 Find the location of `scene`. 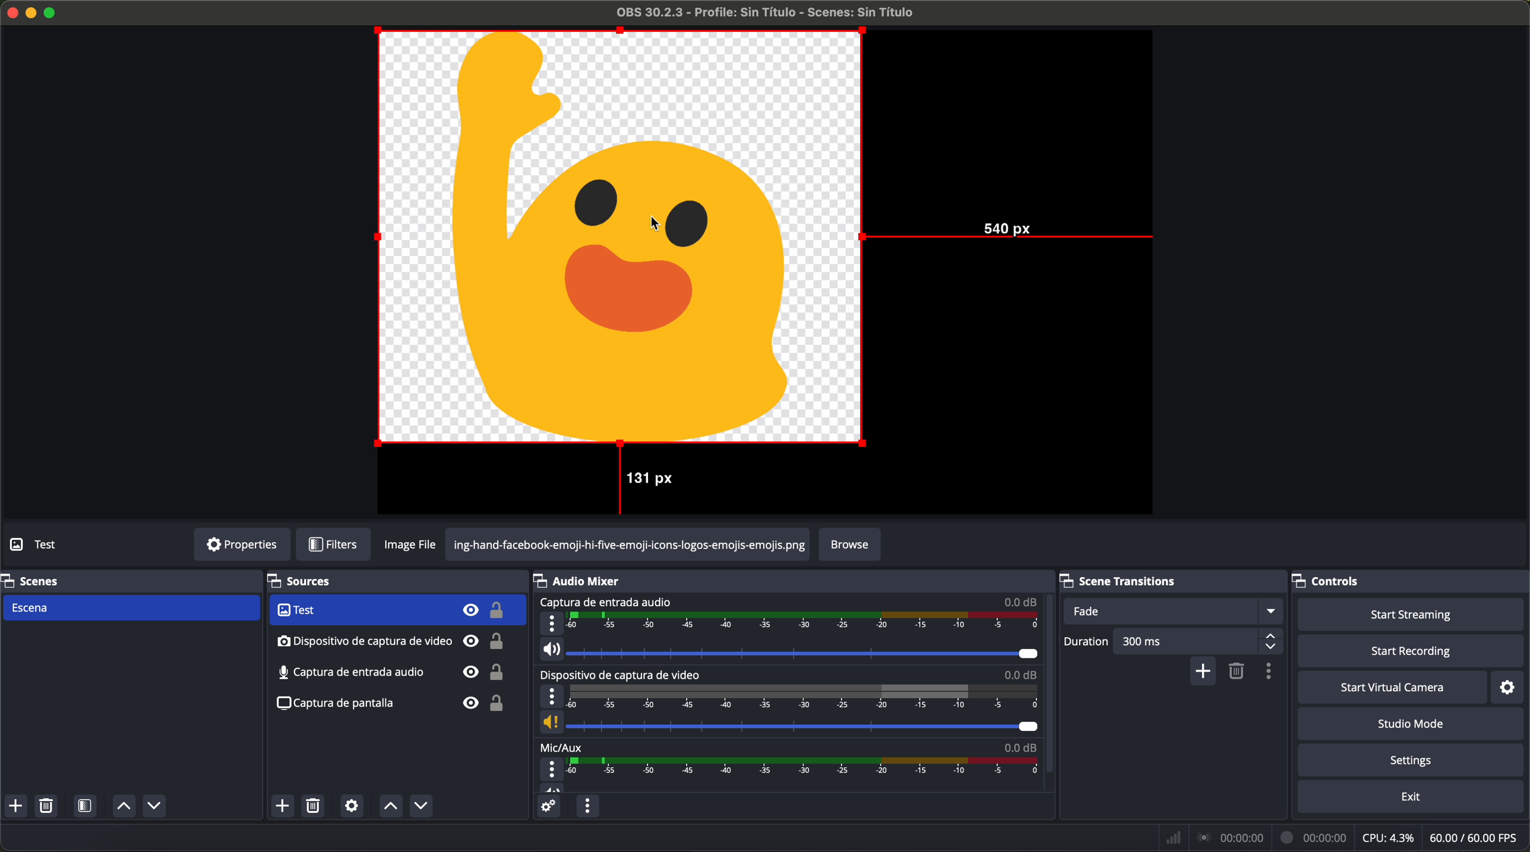

scene is located at coordinates (130, 609).